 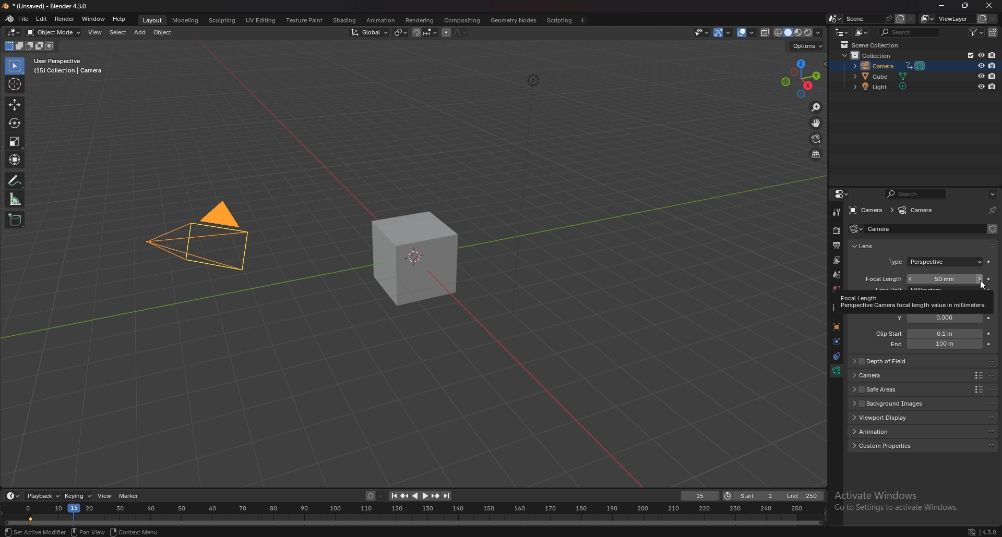 What do you see at coordinates (13, 32) in the screenshot?
I see `editor type` at bounding box center [13, 32].